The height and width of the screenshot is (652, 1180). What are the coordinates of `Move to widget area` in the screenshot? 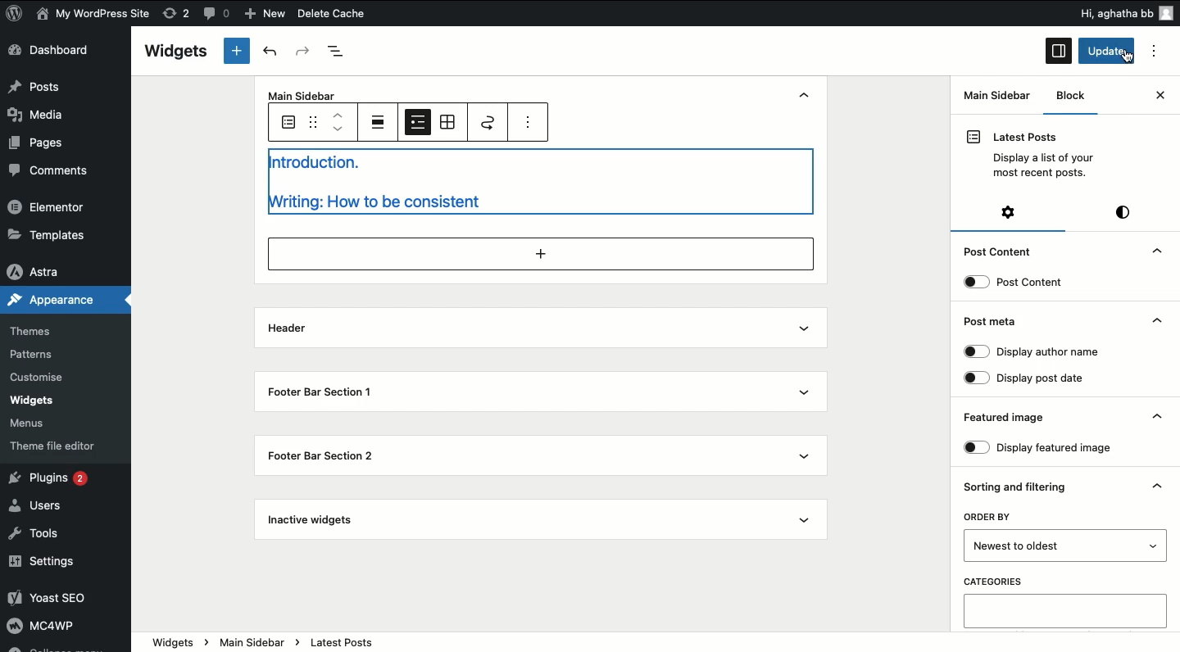 It's located at (490, 120).